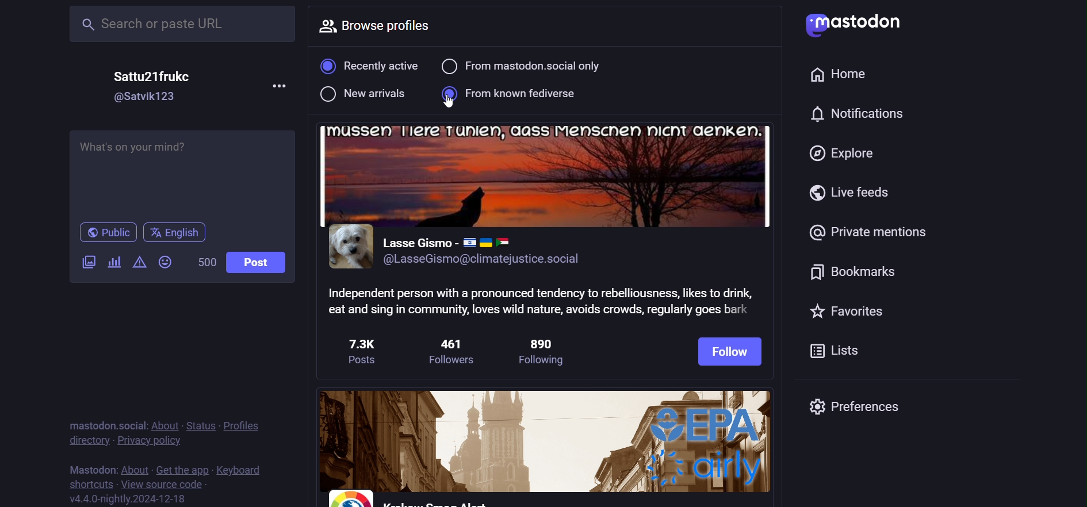 The image size is (1087, 507). What do you see at coordinates (89, 484) in the screenshot?
I see `shortcut` at bounding box center [89, 484].